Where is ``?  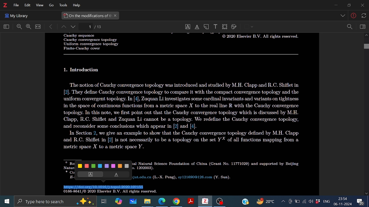  is located at coordinates (343, 16).